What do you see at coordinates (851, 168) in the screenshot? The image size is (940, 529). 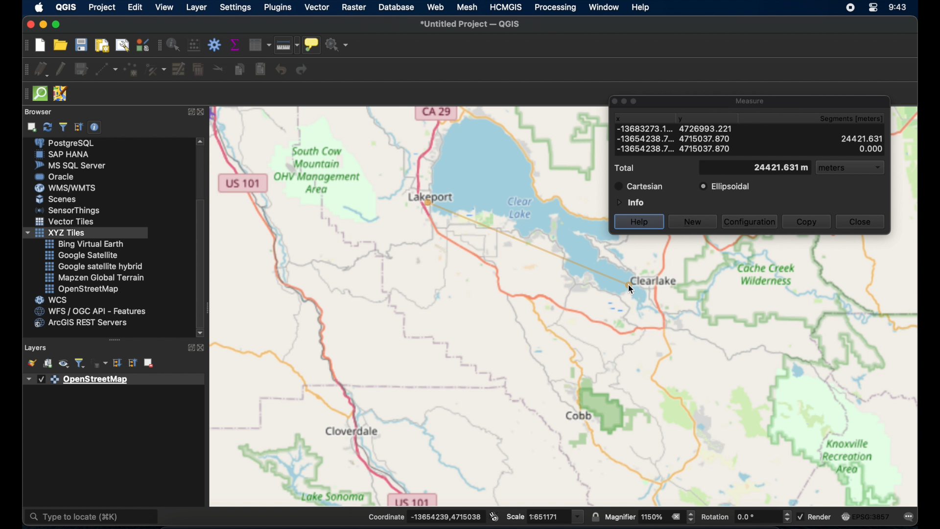 I see `meters drop down` at bounding box center [851, 168].